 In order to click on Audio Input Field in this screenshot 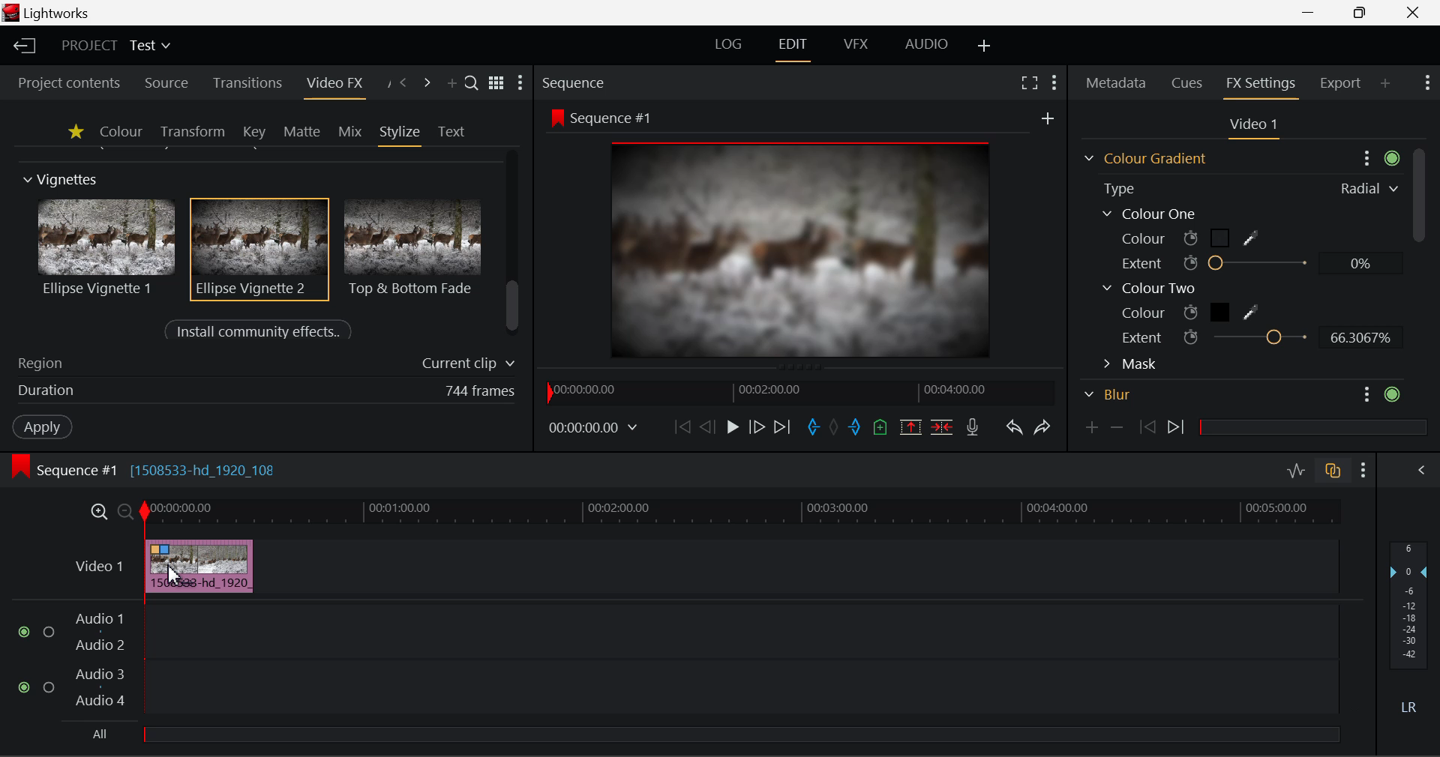, I will do `click(663, 675)`.